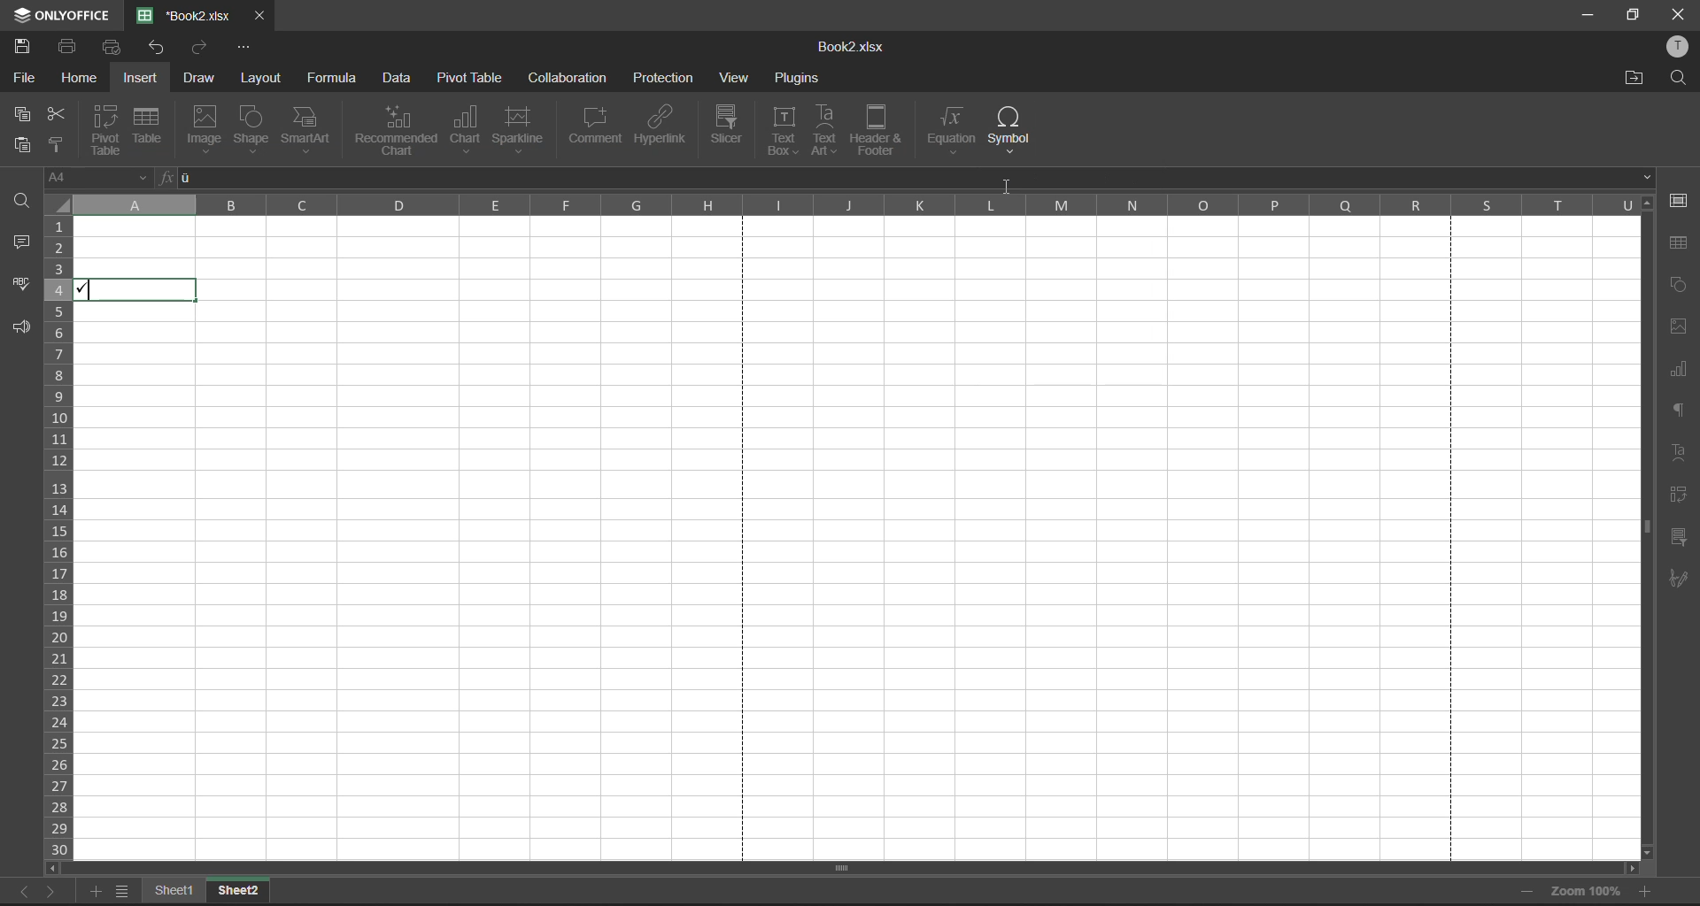 The image size is (1700, 906). I want to click on shapes, so click(1677, 285).